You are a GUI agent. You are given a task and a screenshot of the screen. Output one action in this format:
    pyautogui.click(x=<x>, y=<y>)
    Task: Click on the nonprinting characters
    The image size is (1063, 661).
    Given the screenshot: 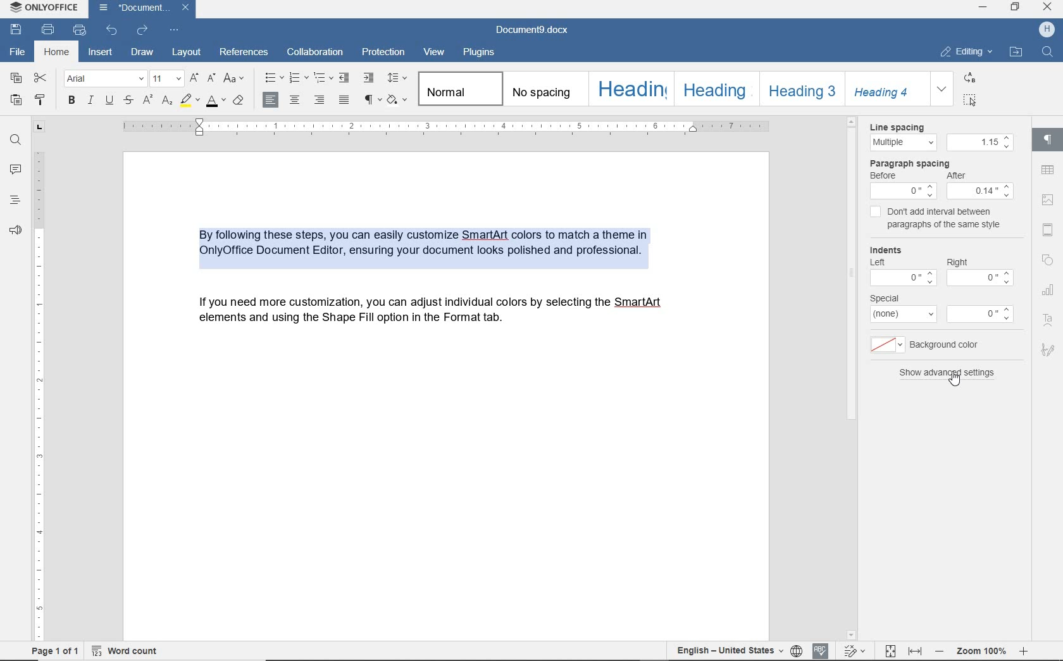 What is the action you would take?
    pyautogui.click(x=373, y=101)
    